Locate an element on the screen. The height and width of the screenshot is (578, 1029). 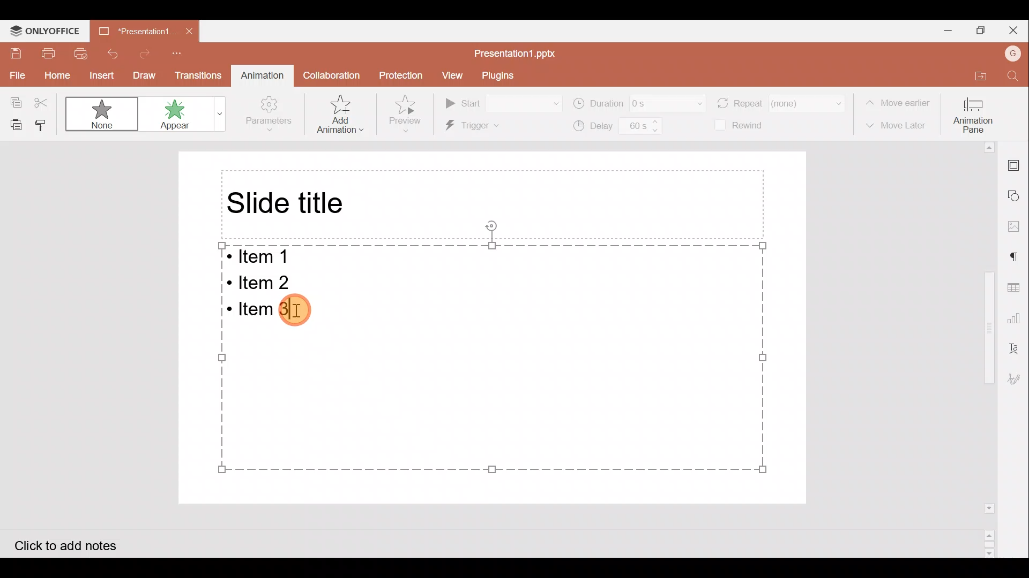
Signature settings is located at coordinates (1018, 382).